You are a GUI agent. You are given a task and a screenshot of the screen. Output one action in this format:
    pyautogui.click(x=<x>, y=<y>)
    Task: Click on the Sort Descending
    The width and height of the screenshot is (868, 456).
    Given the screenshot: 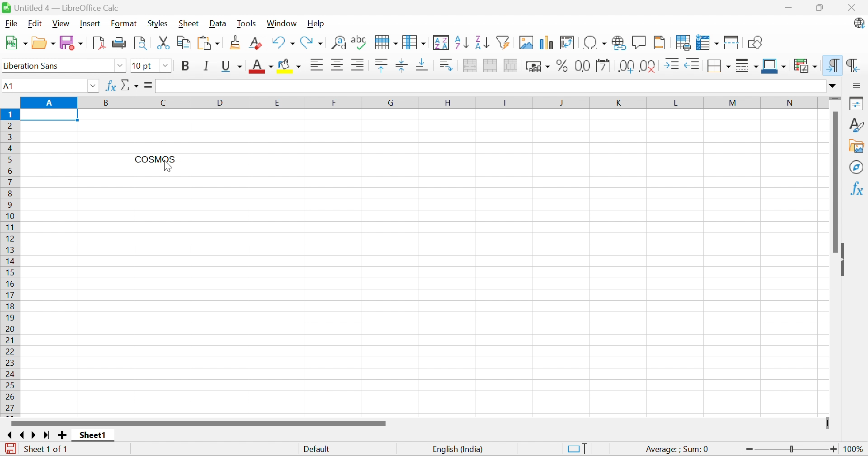 What is the action you would take?
    pyautogui.click(x=481, y=42)
    